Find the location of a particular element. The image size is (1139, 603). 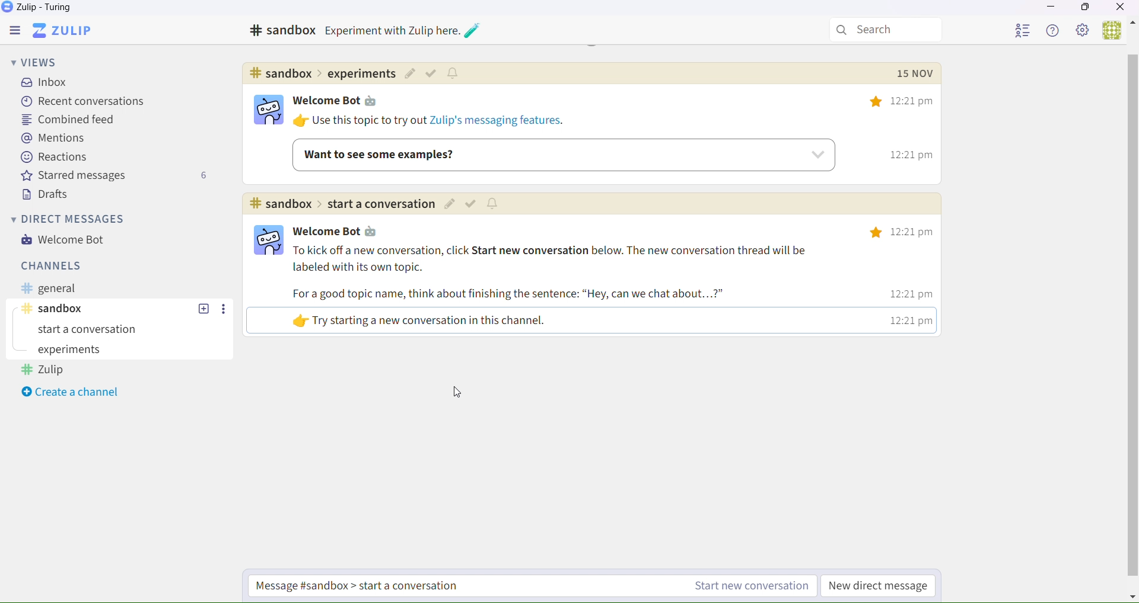

Want to see some example is located at coordinates (562, 154).